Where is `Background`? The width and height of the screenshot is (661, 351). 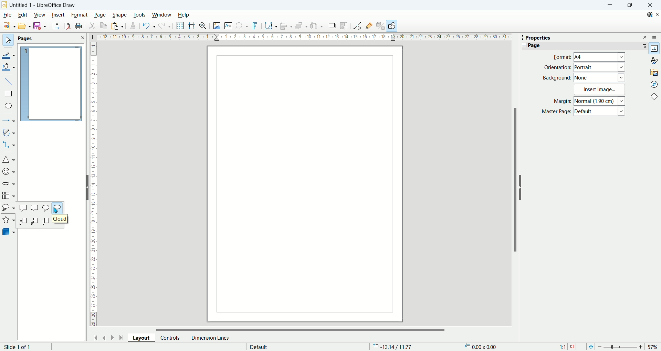 Background is located at coordinates (557, 77).